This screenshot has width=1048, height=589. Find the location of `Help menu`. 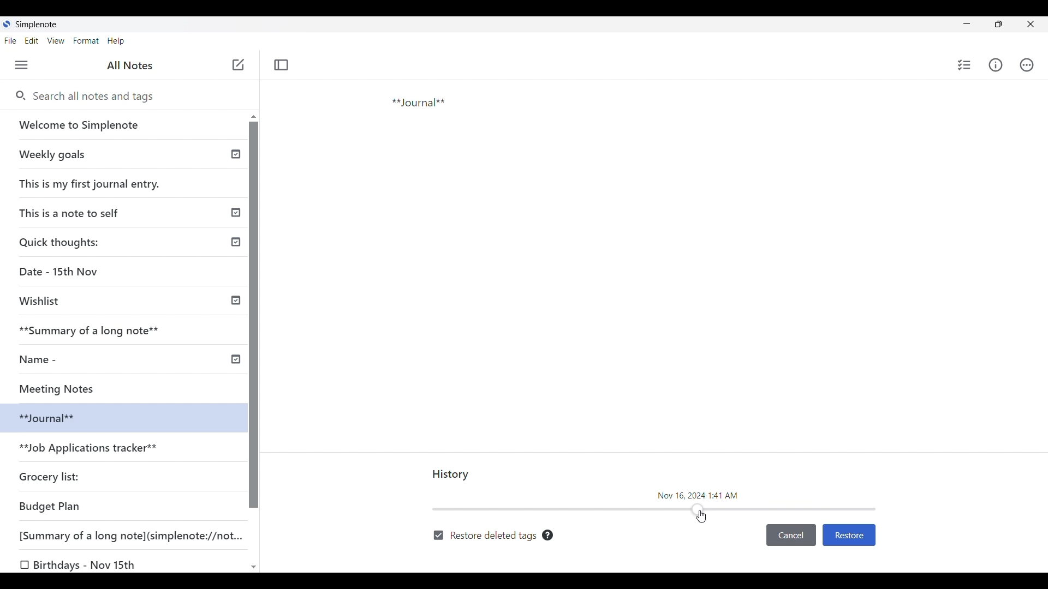

Help menu is located at coordinates (116, 41).